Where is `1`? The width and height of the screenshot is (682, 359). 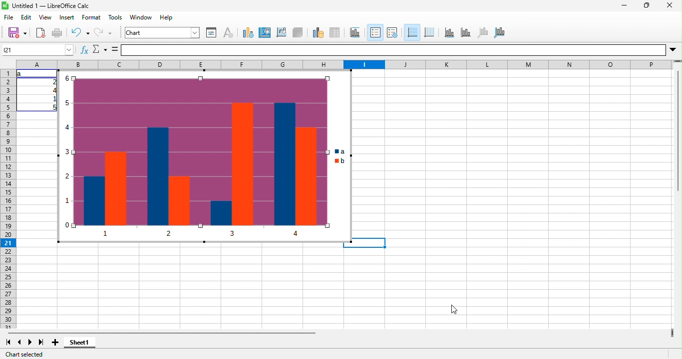
1 is located at coordinates (53, 99).